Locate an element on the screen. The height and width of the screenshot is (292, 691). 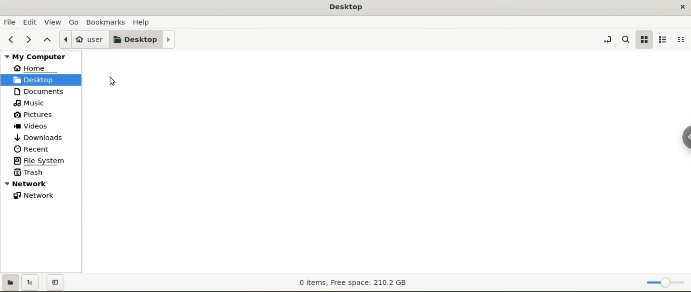
title is located at coordinates (346, 8).